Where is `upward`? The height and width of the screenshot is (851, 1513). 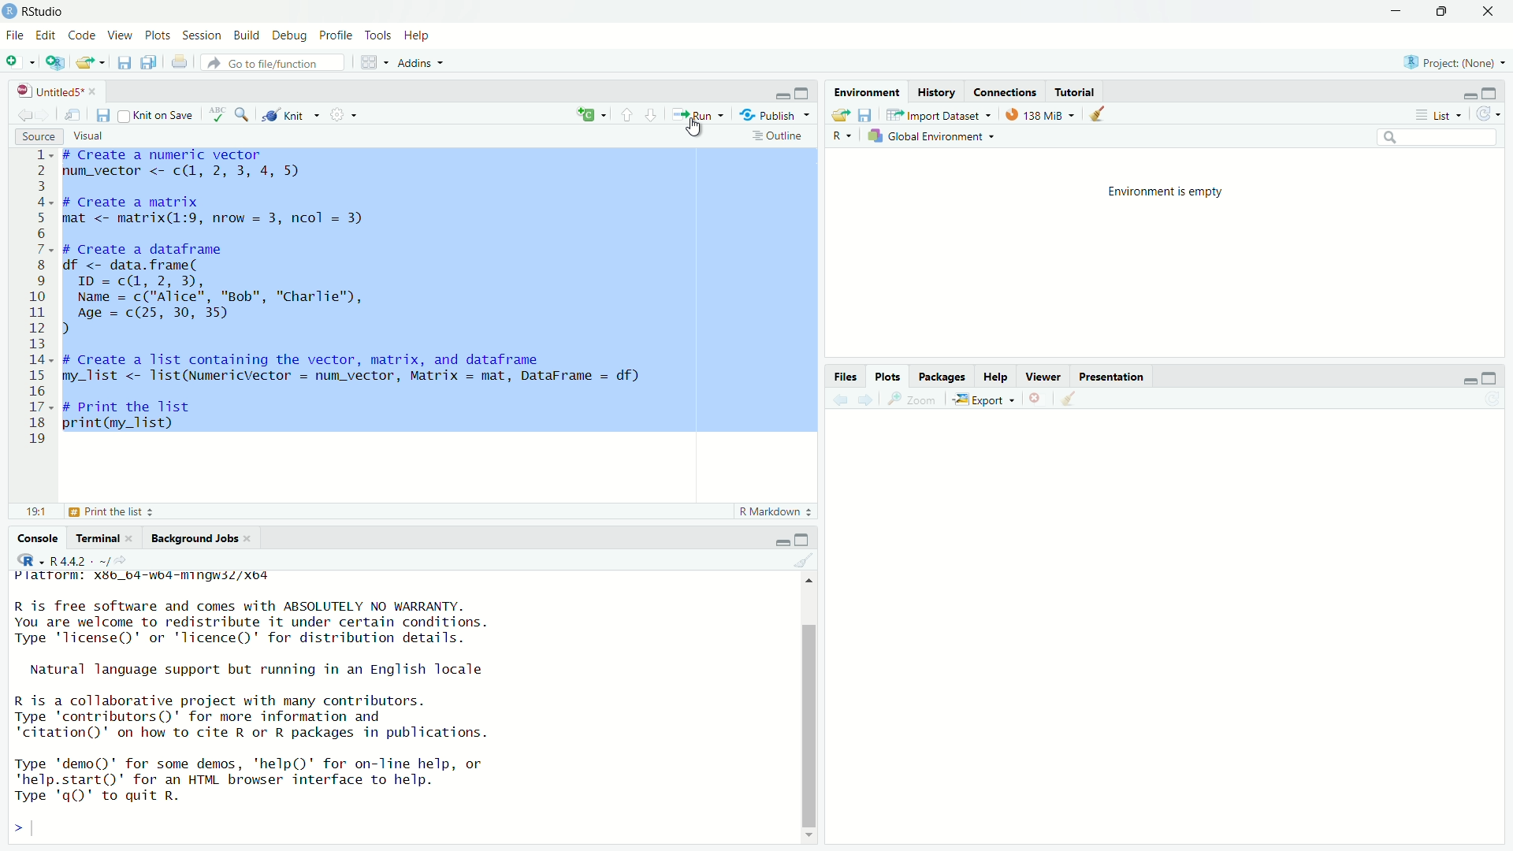 upward is located at coordinates (630, 114).